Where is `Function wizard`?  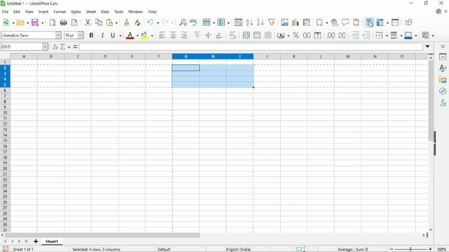 Function wizard is located at coordinates (55, 47).